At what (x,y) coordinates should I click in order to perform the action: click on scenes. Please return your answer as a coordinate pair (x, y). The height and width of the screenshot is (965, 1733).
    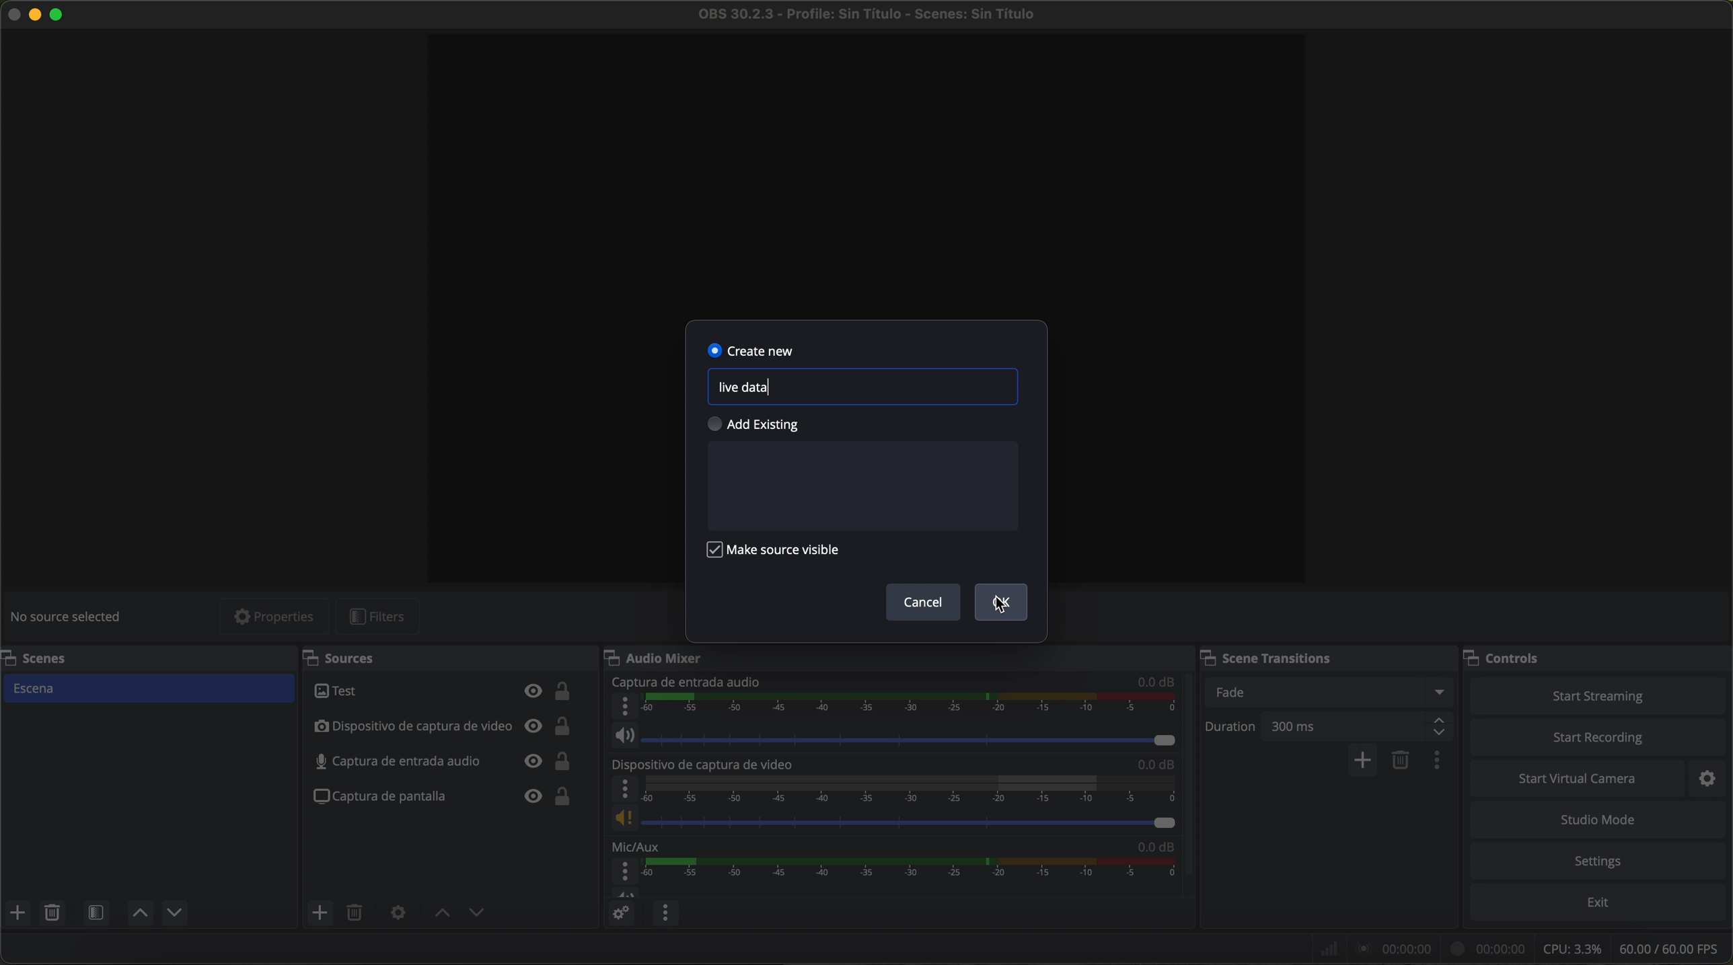
    Looking at the image, I should click on (48, 658).